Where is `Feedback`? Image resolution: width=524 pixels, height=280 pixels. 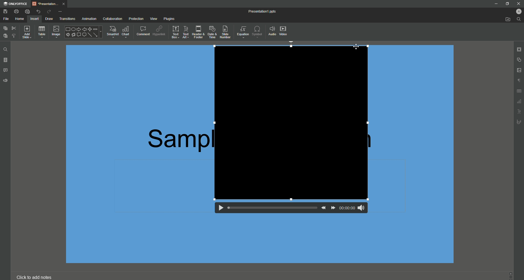
Feedback is located at coordinates (6, 82).